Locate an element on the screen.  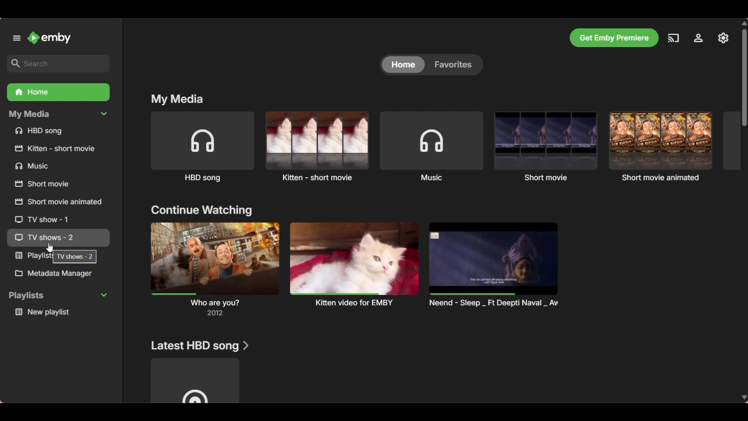
Media under above mentioned title is located at coordinates (195, 380).